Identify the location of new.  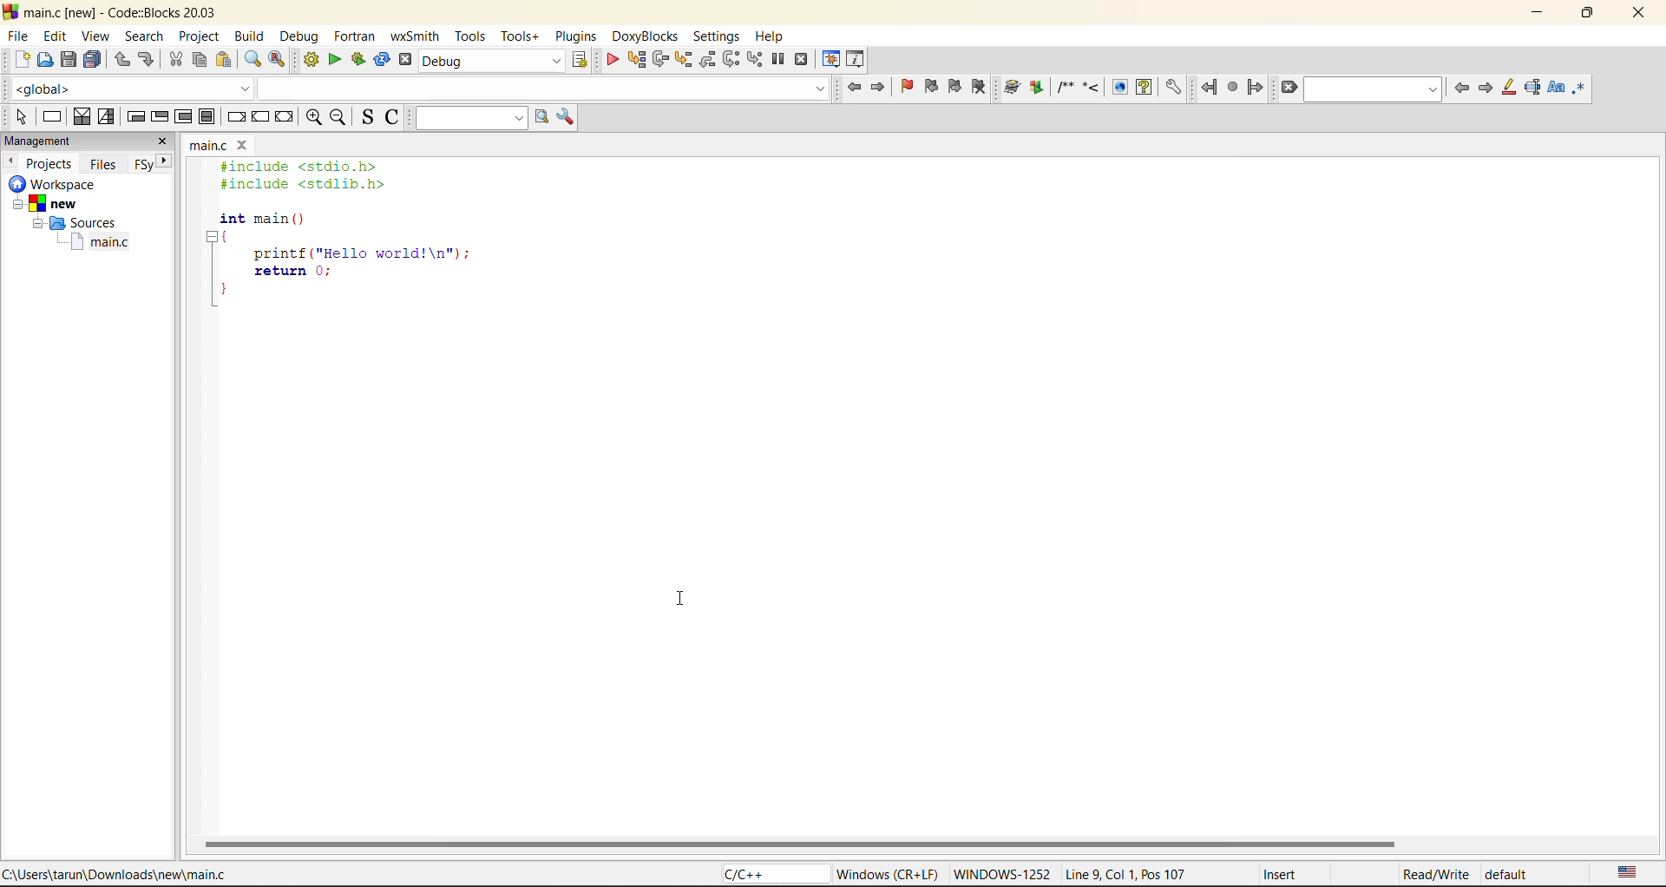
(21, 60).